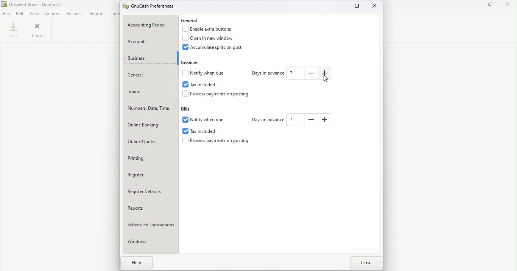 The height and width of the screenshot is (271, 517). Describe the element at coordinates (152, 175) in the screenshot. I see `Register` at that location.